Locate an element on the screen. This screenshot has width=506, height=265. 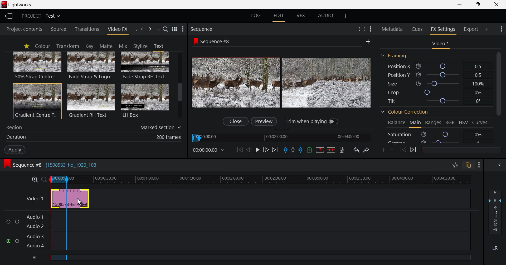
Preview is located at coordinates (264, 121).